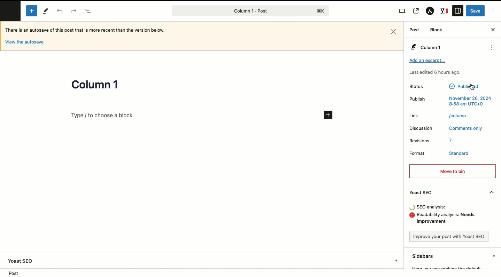 This screenshot has width=501, height=277. I want to click on Add excerpt, so click(428, 61).